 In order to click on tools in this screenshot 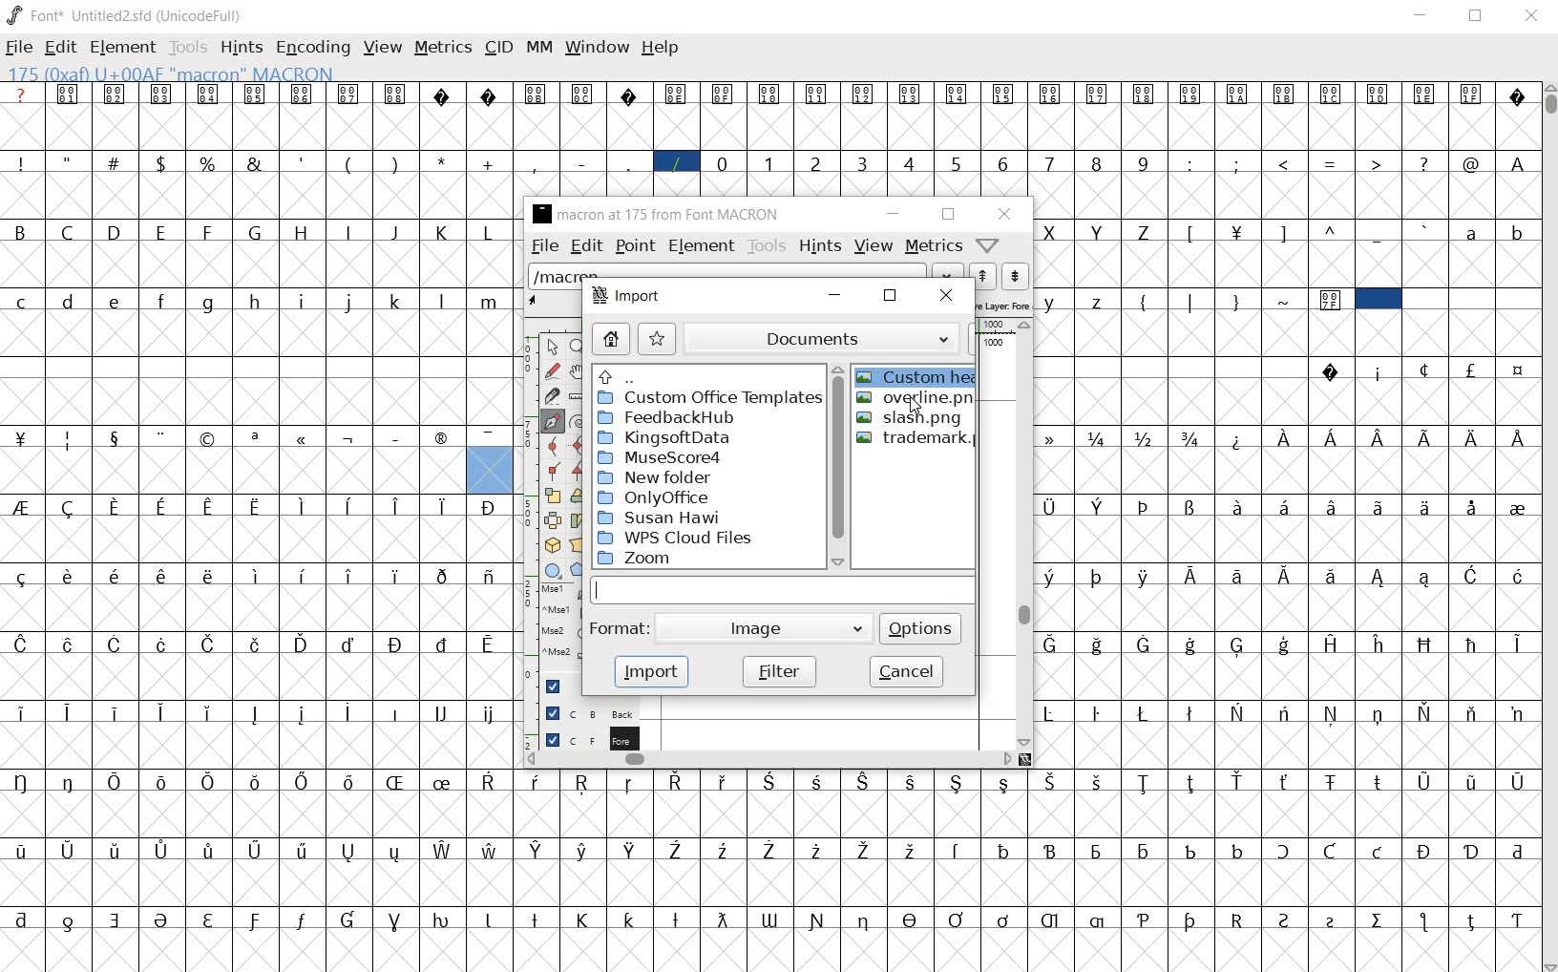, I will do `click(767, 243)`.